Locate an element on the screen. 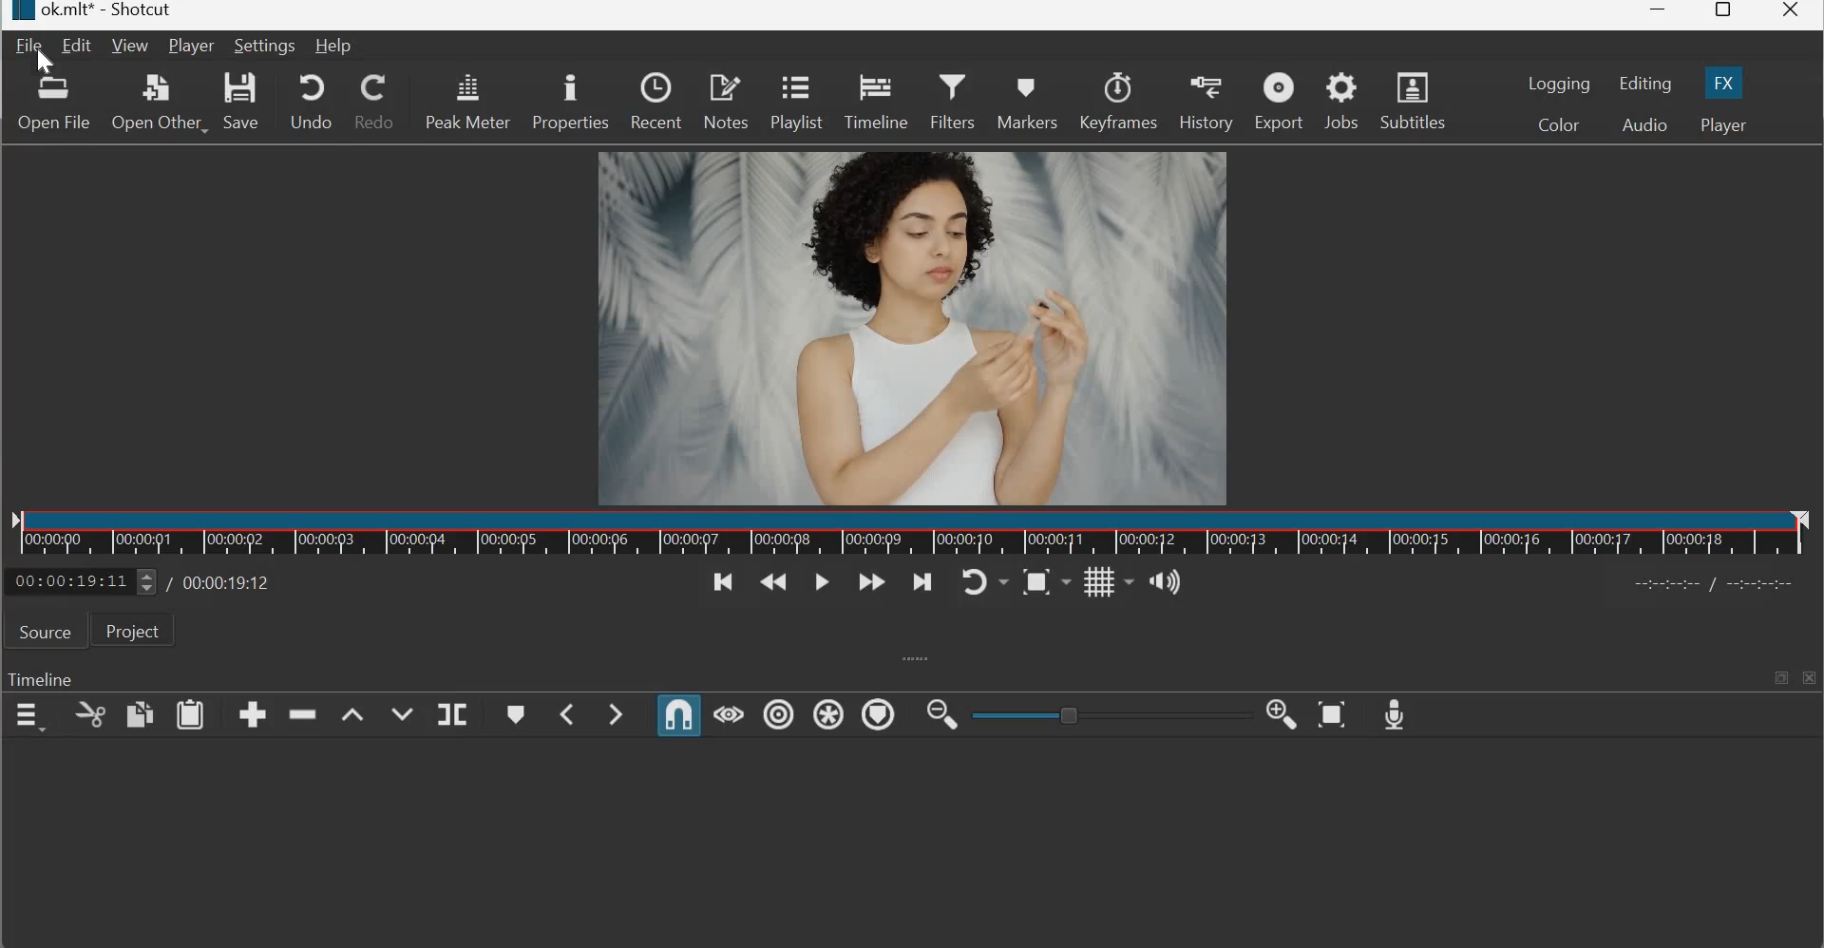  Settings is located at coordinates (264, 46).